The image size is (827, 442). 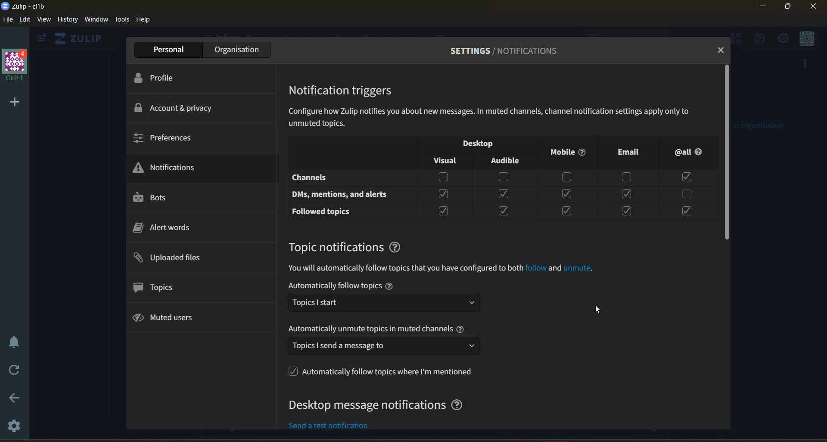 What do you see at coordinates (81, 38) in the screenshot?
I see `home view` at bounding box center [81, 38].